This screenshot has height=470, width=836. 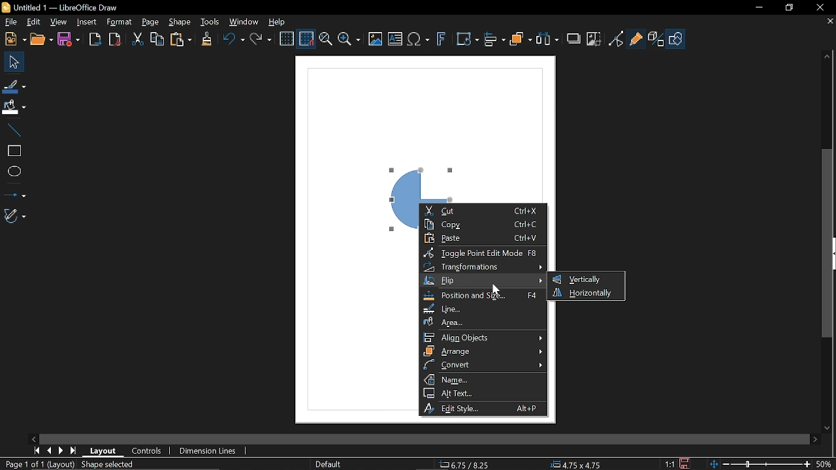 What do you see at coordinates (828, 427) in the screenshot?
I see `Move down` at bounding box center [828, 427].